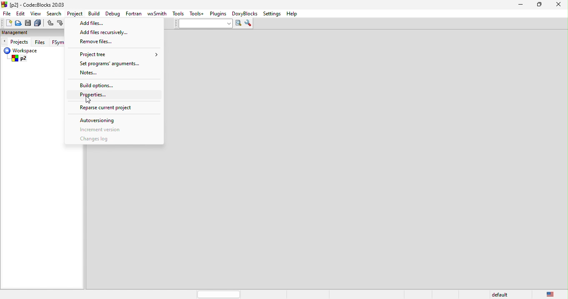  What do you see at coordinates (100, 24) in the screenshot?
I see `add files` at bounding box center [100, 24].